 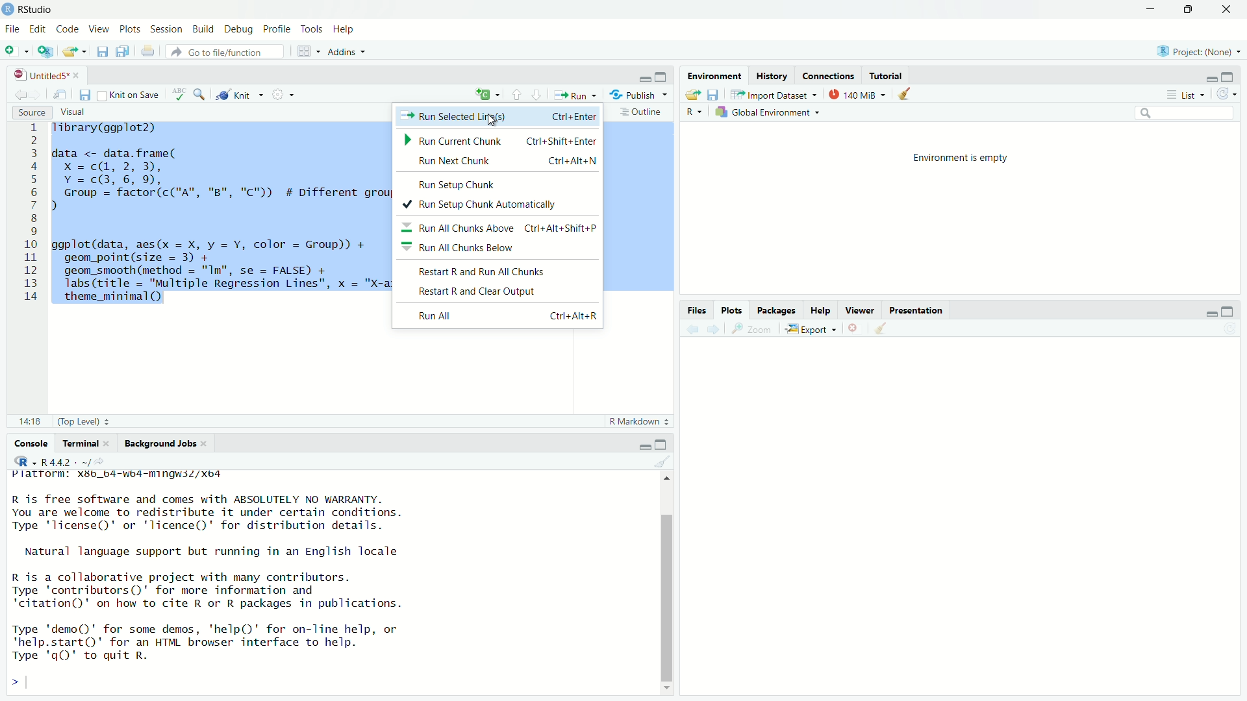 I want to click on Viewer, so click(x=859, y=310).